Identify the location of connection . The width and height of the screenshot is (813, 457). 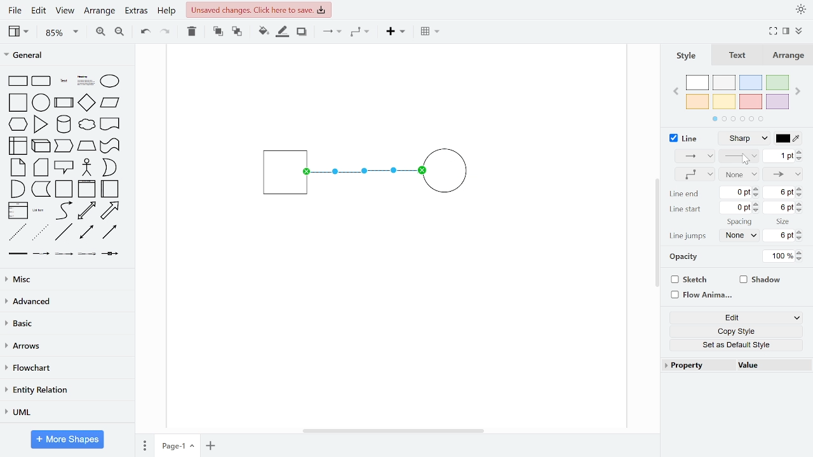
(694, 156).